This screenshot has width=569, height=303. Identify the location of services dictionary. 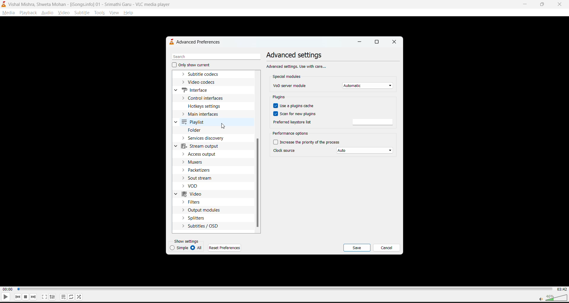
(208, 139).